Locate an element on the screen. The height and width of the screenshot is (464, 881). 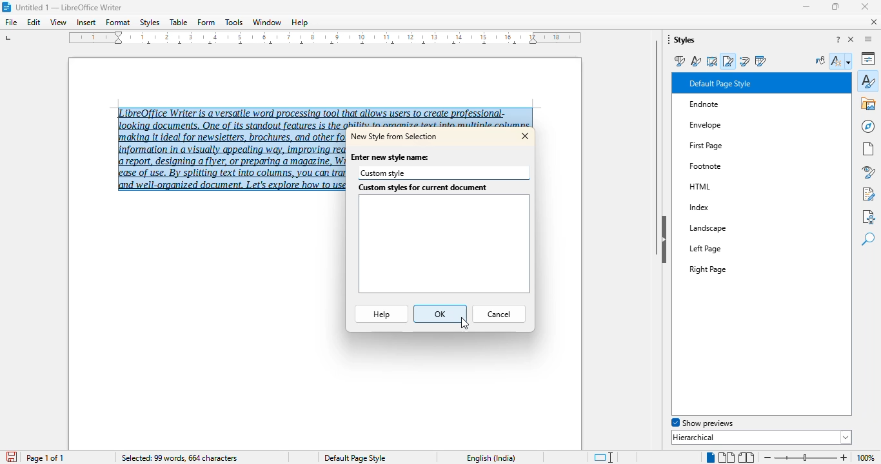
insert is located at coordinates (86, 23).